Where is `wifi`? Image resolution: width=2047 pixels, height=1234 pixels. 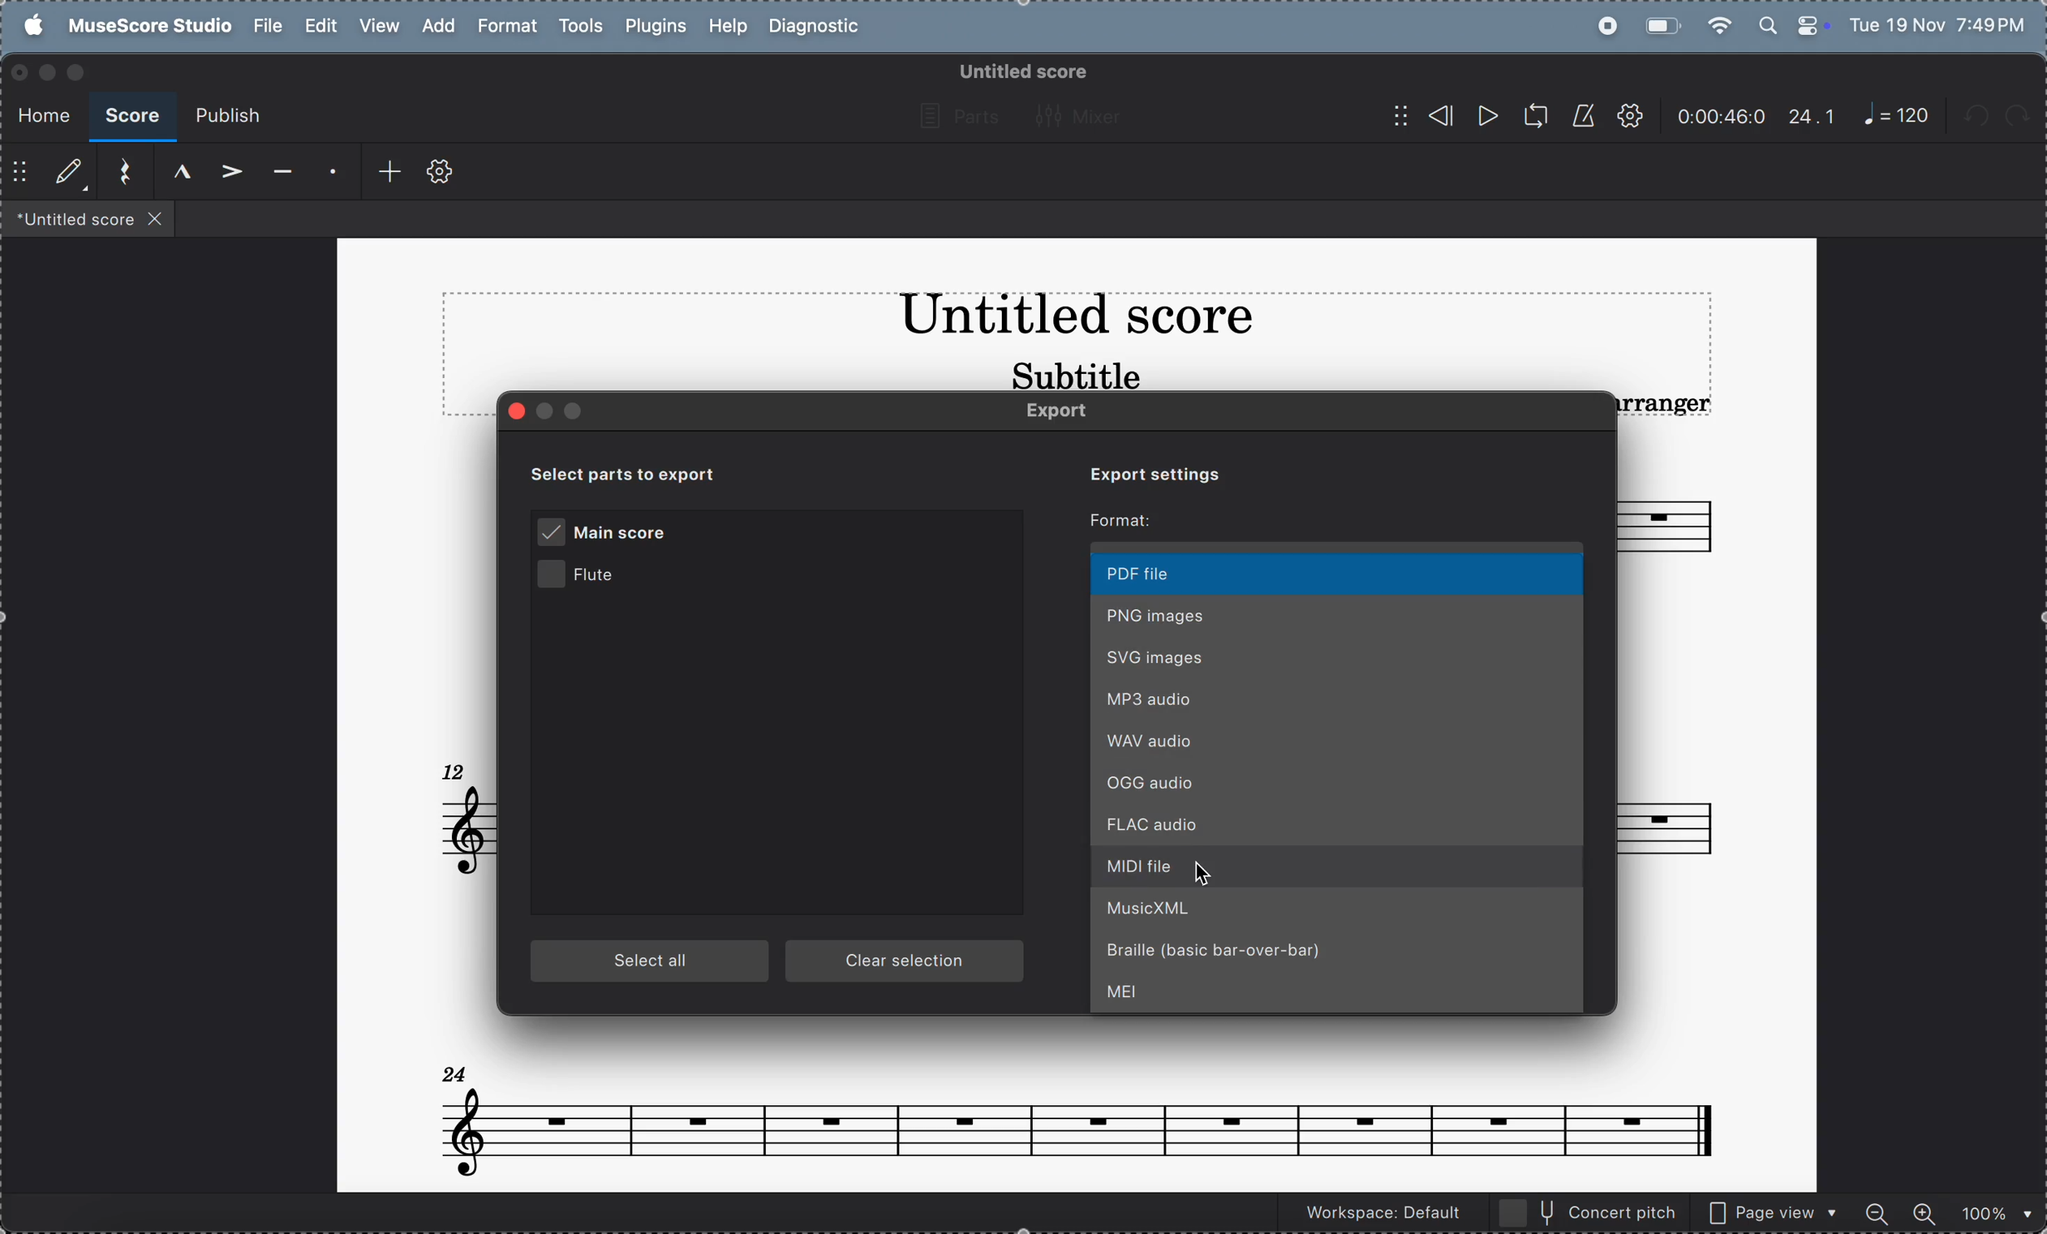
wifi is located at coordinates (1721, 25).